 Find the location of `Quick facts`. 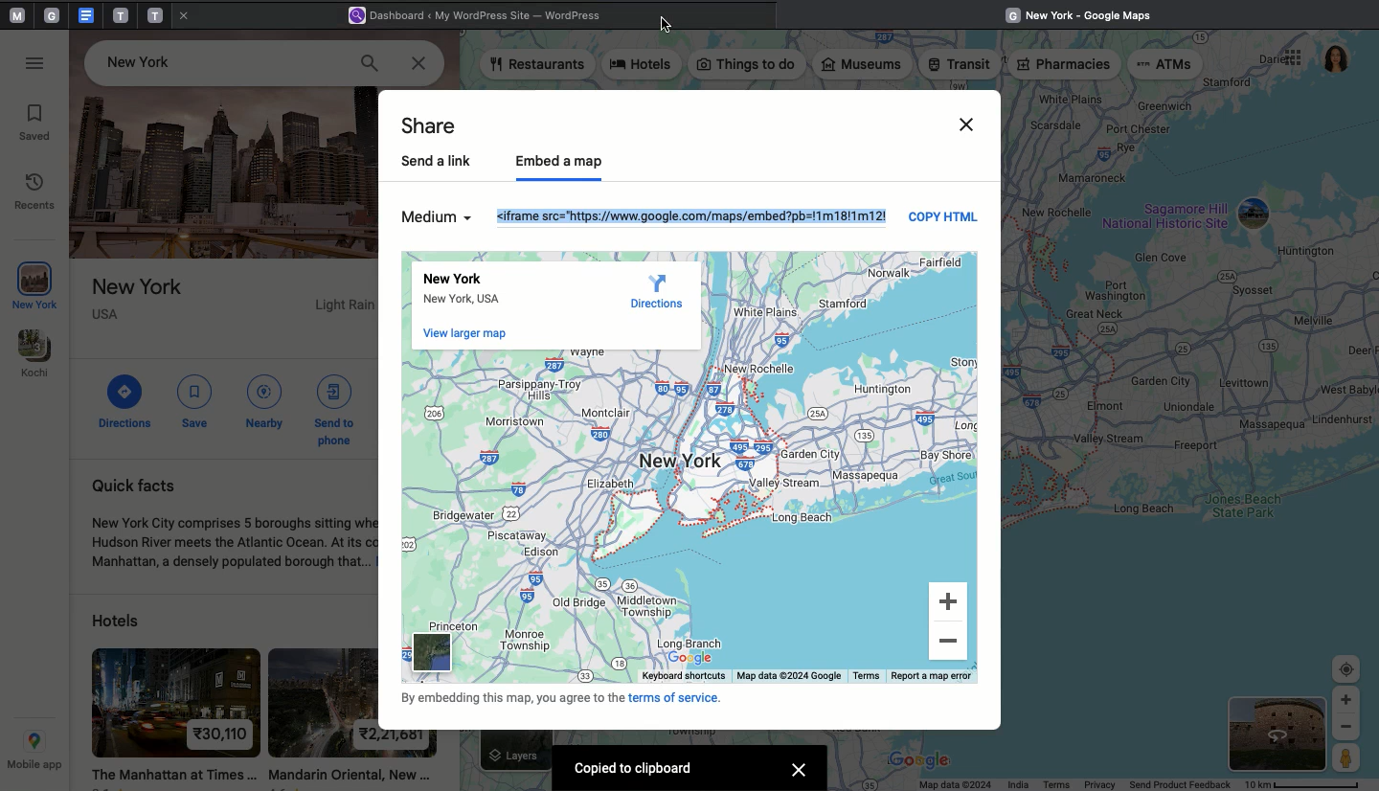

Quick facts is located at coordinates (233, 525).